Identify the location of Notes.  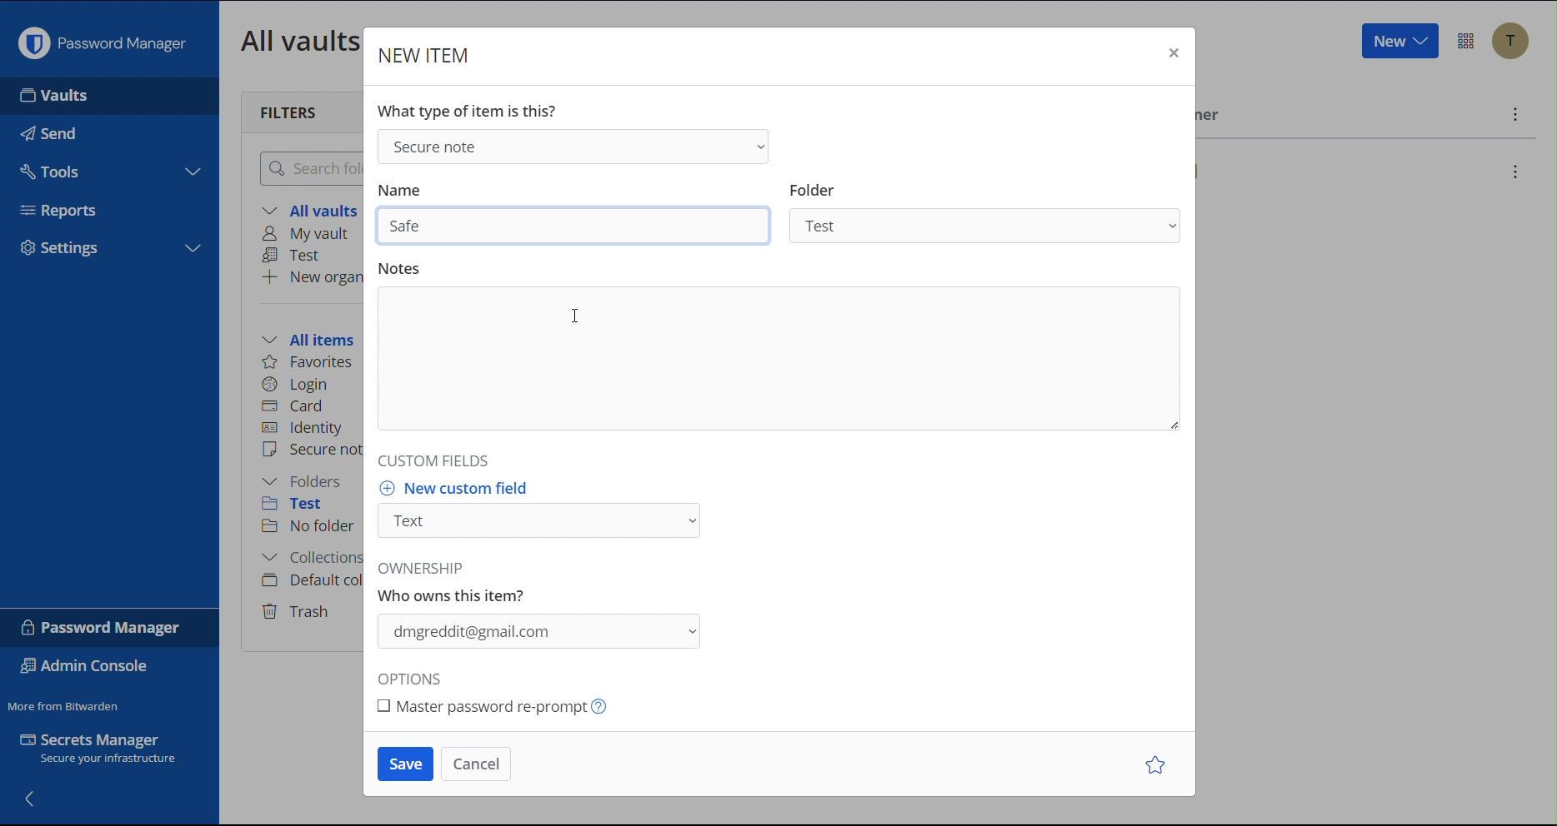
(781, 359).